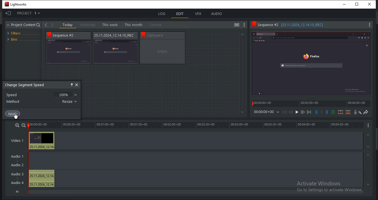 This screenshot has width=378, height=200. I want to click on yesterday, so click(87, 25).